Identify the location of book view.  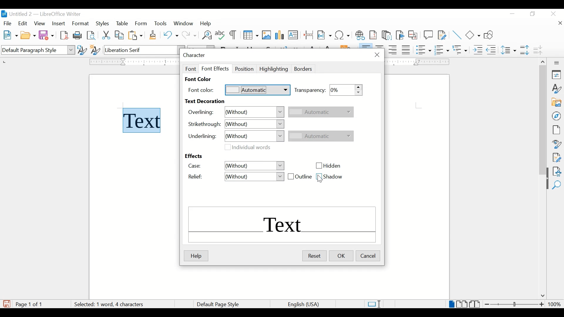
(476, 304).